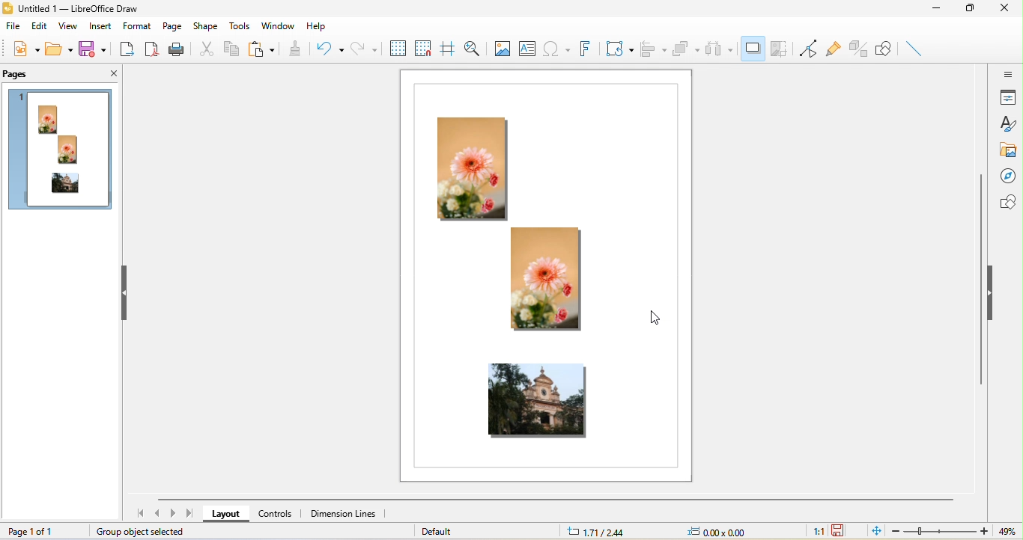 The height and width of the screenshot is (540, 1023). What do you see at coordinates (171, 26) in the screenshot?
I see `page` at bounding box center [171, 26].